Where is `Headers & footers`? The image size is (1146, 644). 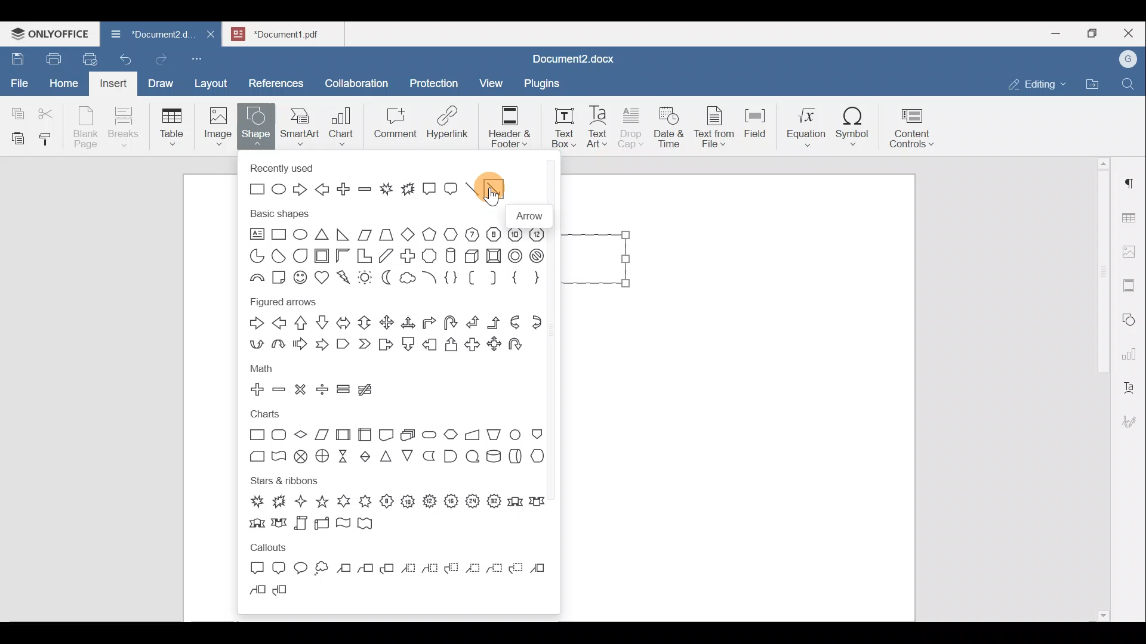
Headers & footers is located at coordinates (1131, 283).